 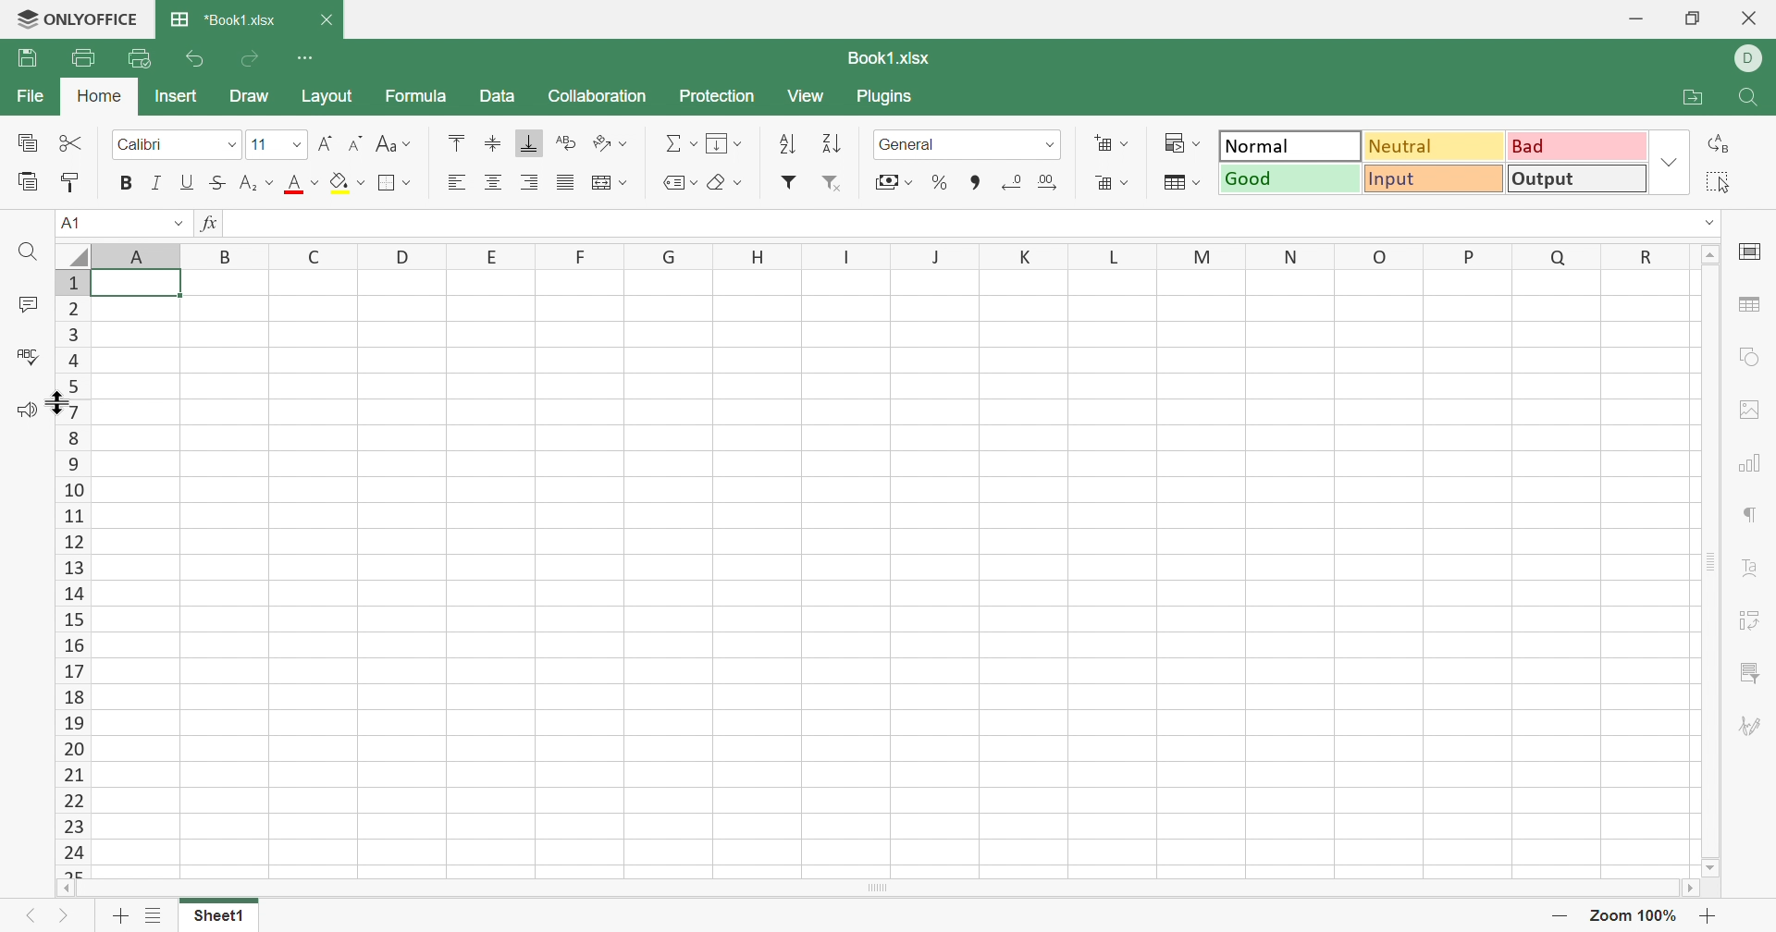 I want to click on Neutral, so click(x=1435, y=147).